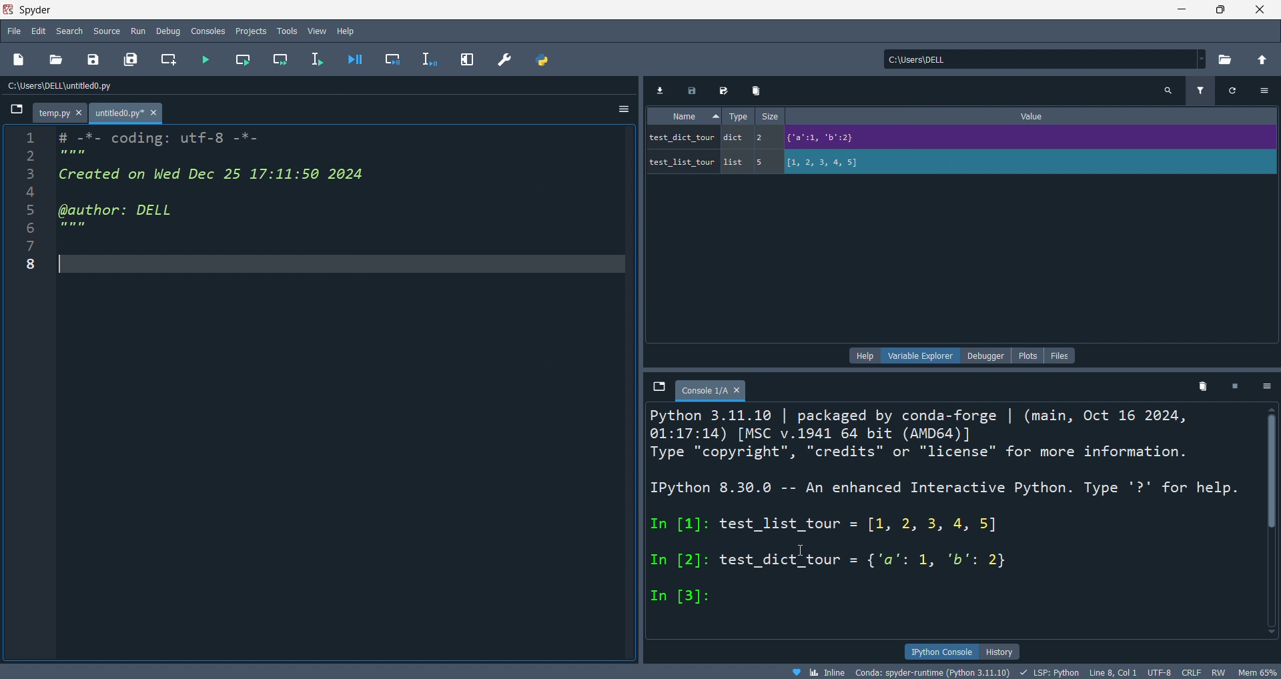 Image resolution: width=1281 pixels, height=679 pixels. Describe the element at coordinates (1219, 11) in the screenshot. I see `maximize/restore` at that location.